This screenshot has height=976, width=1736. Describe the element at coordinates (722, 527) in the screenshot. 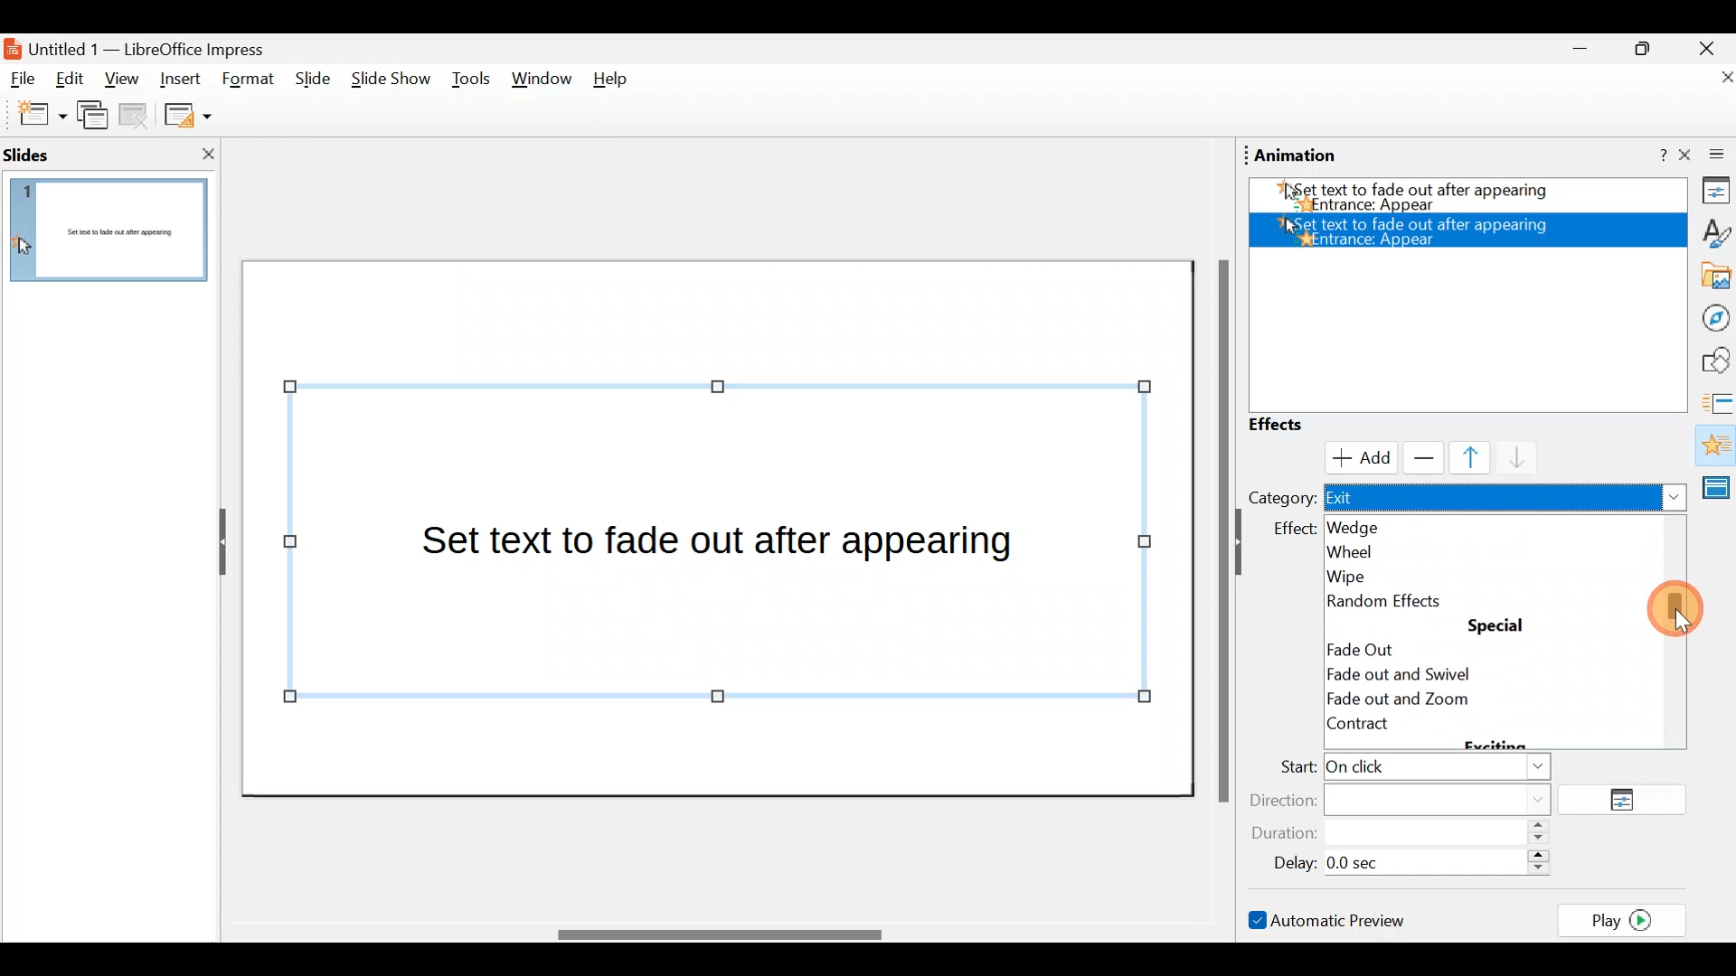

I see `Presentation slide` at that location.